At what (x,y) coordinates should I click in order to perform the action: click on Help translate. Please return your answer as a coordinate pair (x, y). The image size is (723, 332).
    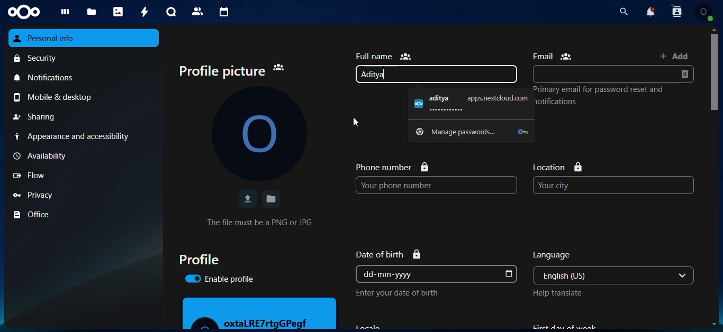
    Looking at the image, I should click on (557, 293).